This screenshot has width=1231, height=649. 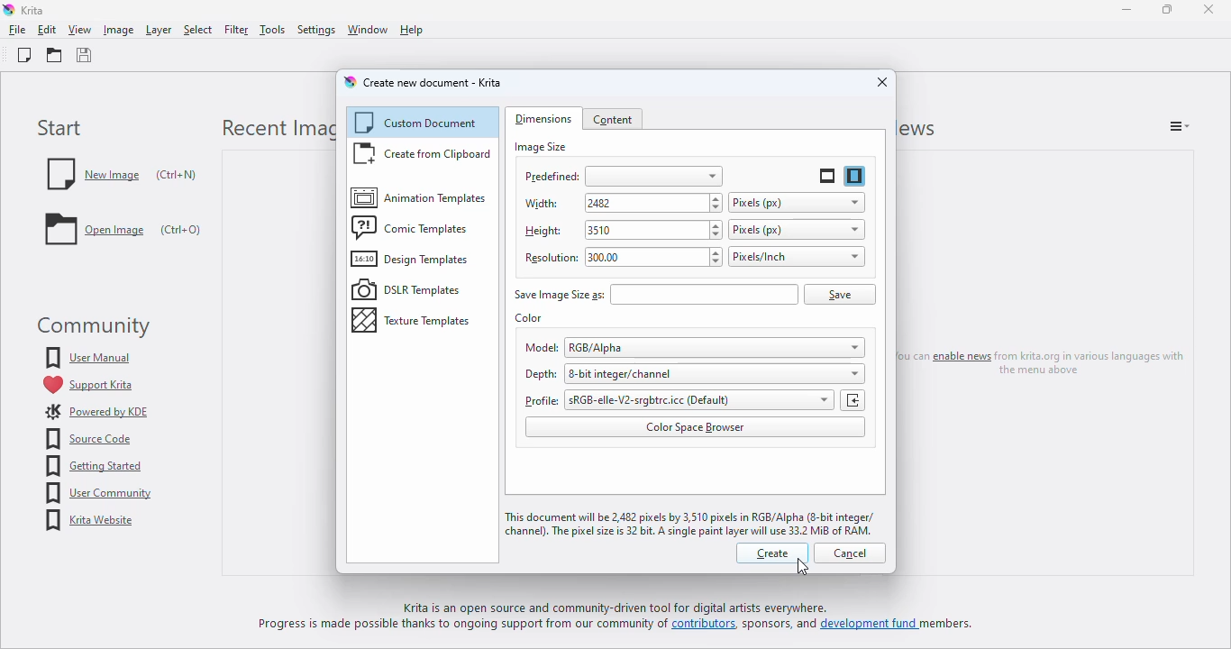 What do you see at coordinates (90, 439) in the screenshot?
I see `source code` at bounding box center [90, 439].